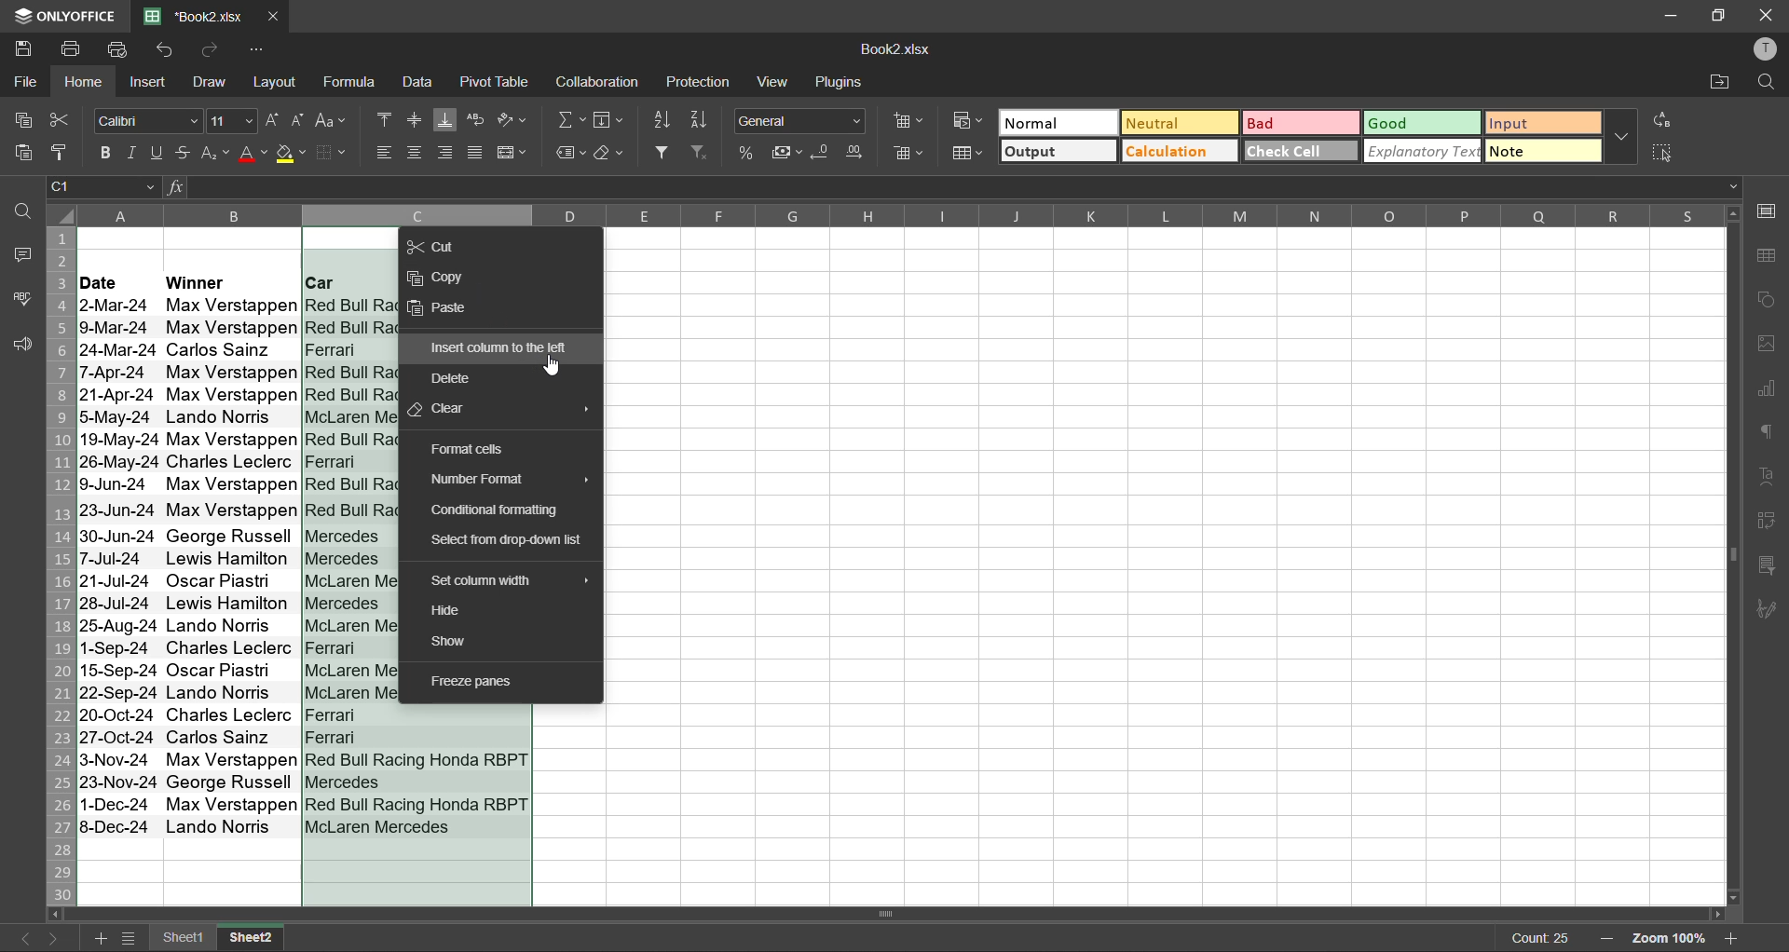 The image size is (1789, 952). I want to click on cut, so click(59, 119).